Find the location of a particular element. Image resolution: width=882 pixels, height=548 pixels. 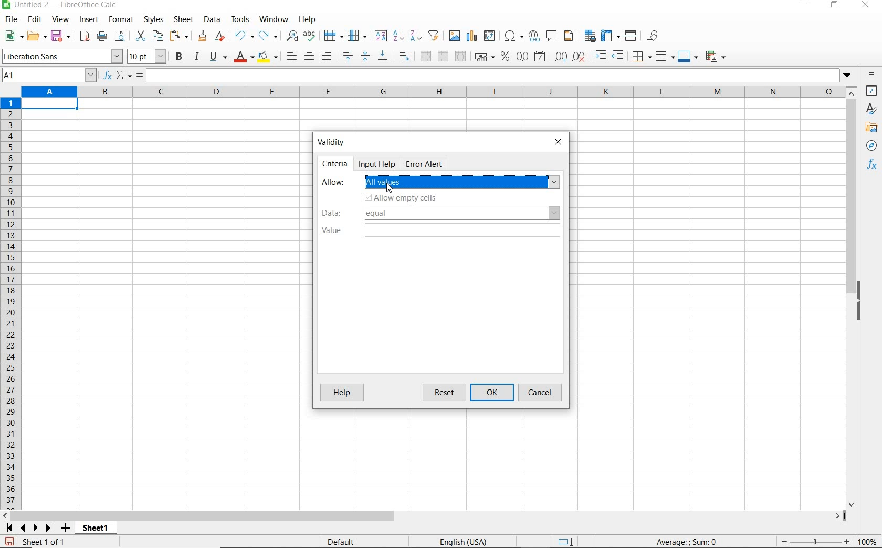

window is located at coordinates (274, 18).